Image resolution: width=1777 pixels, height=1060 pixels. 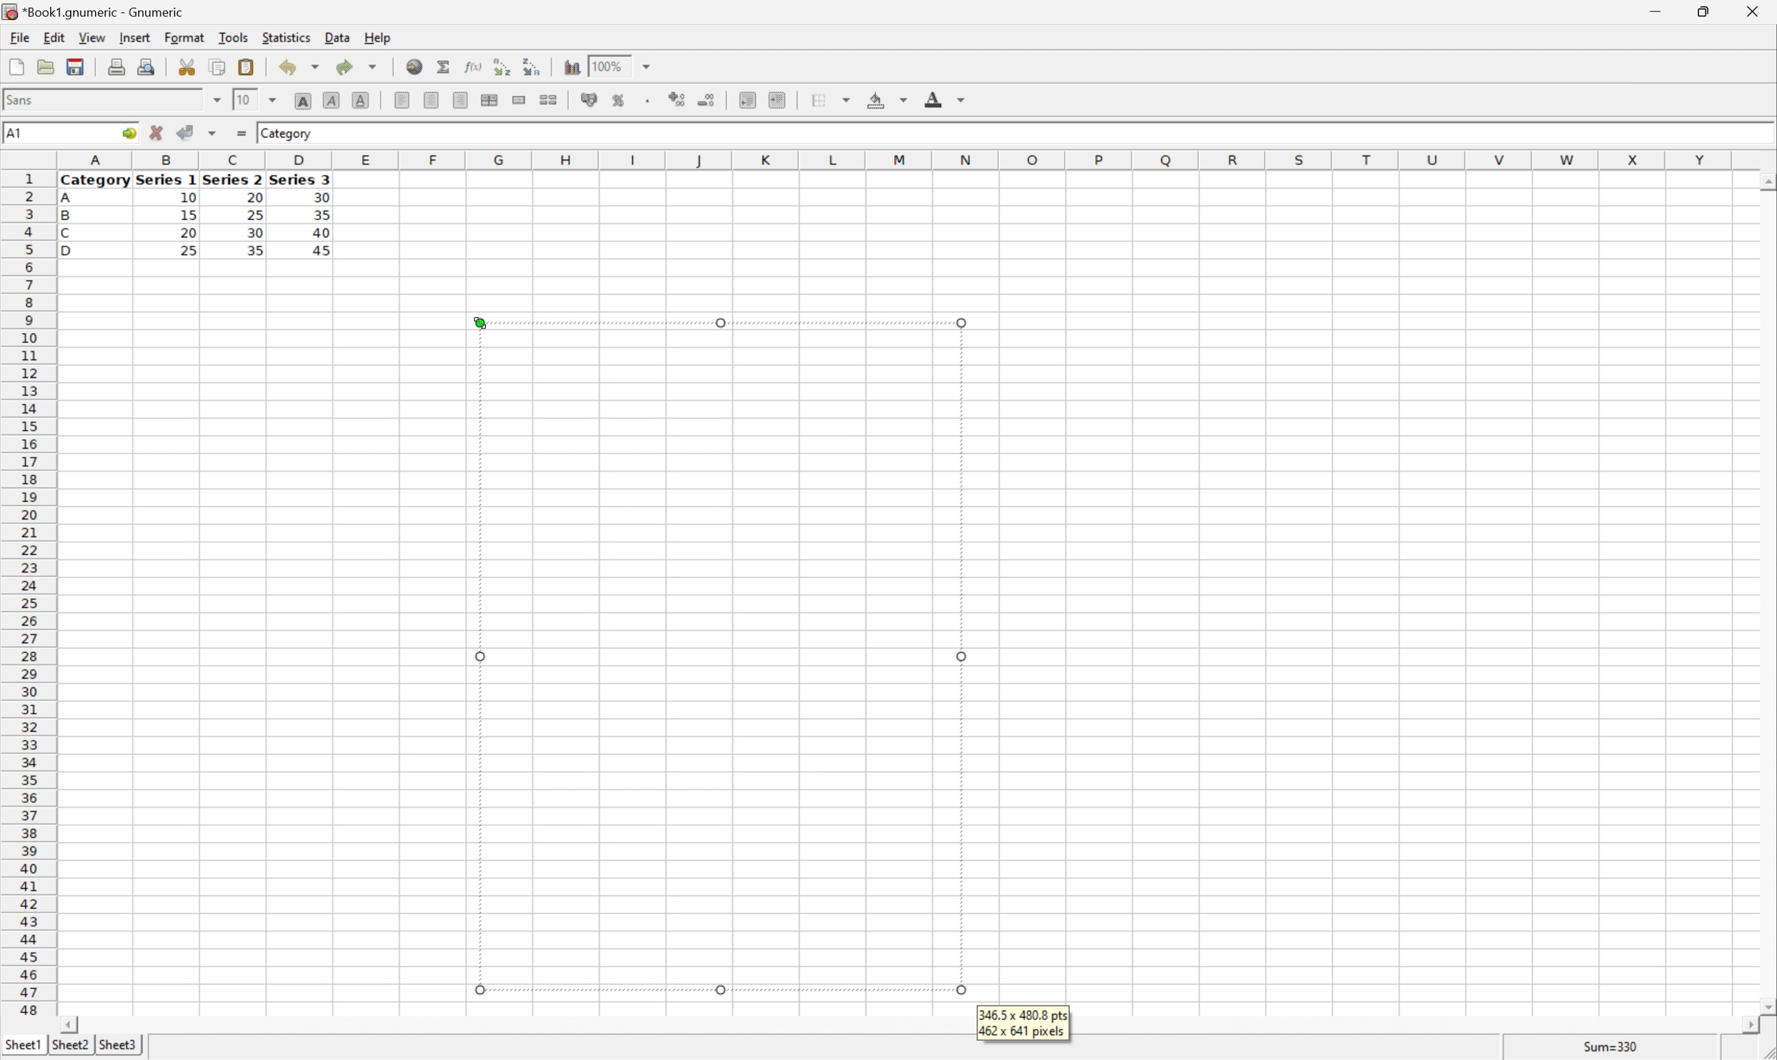 What do you see at coordinates (156, 130) in the screenshot?
I see `Cancel changes` at bounding box center [156, 130].